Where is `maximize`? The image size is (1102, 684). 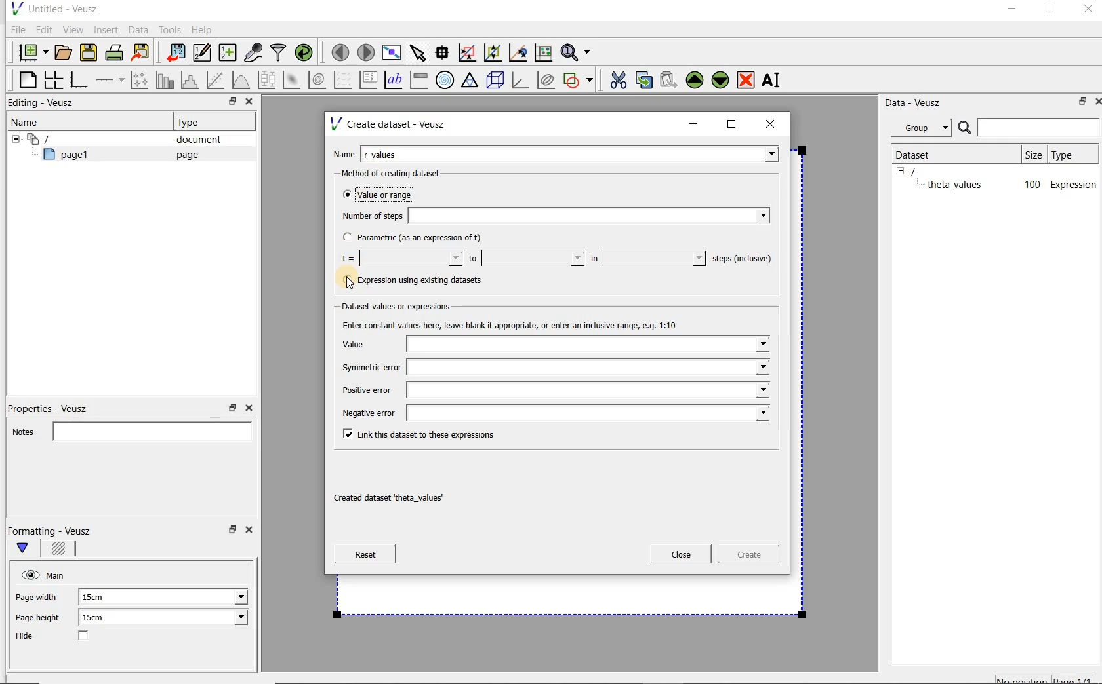 maximize is located at coordinates (732, 124).